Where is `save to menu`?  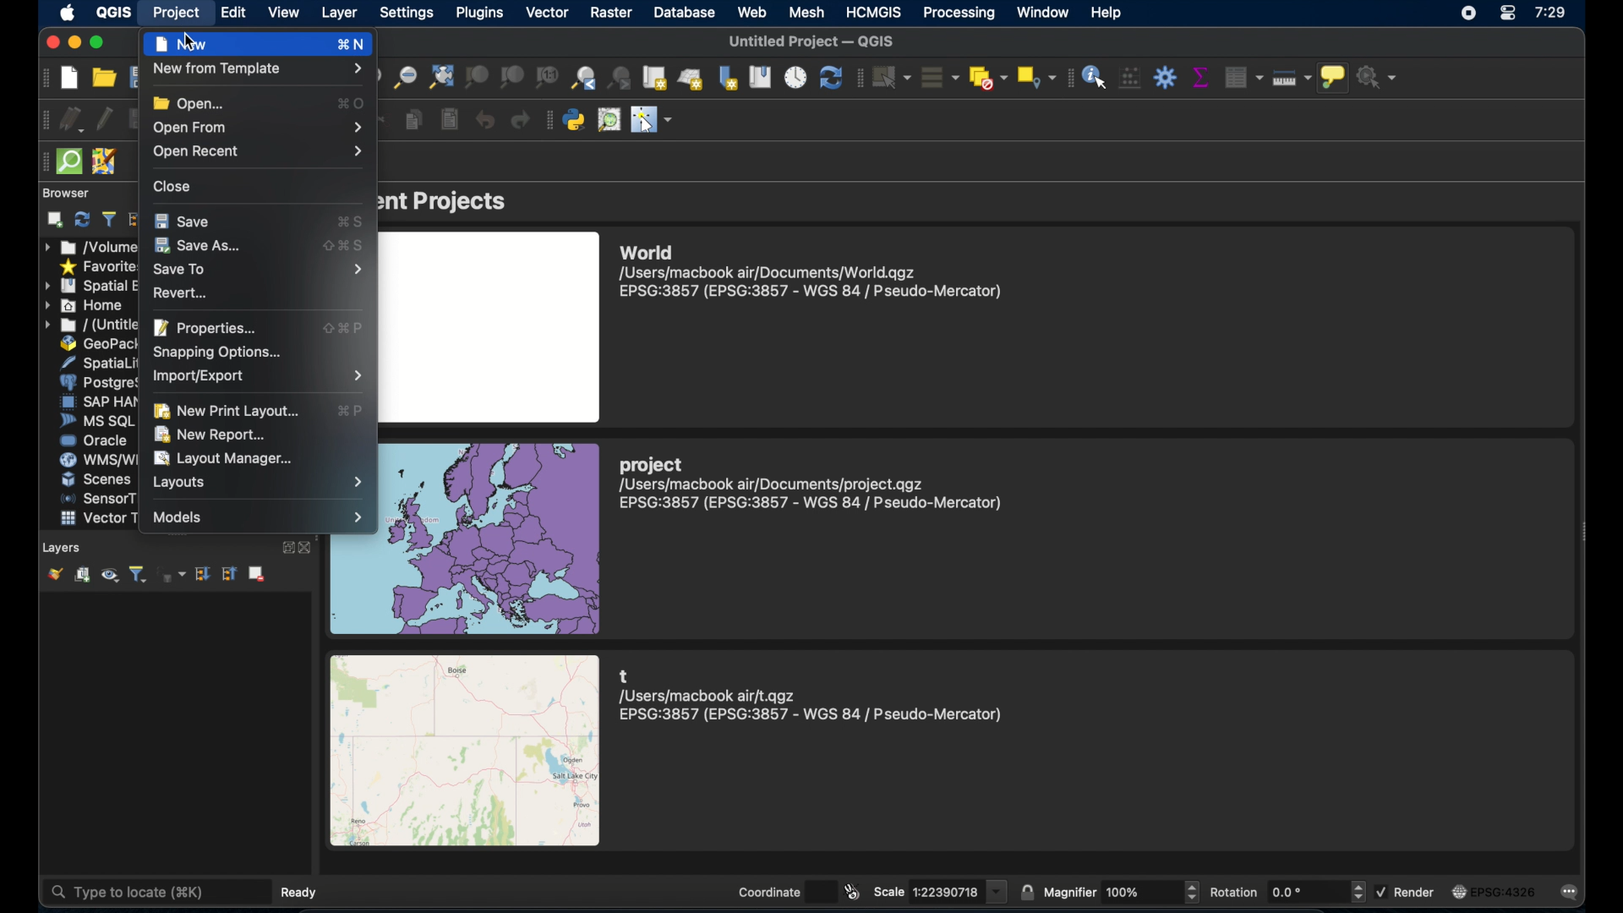 save to menu is located at coordinates (260, 268).